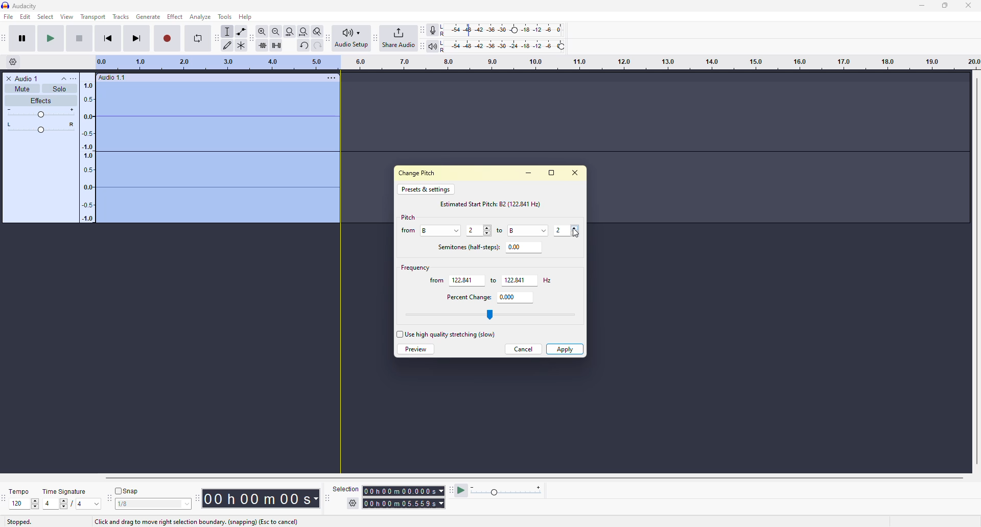 This screenshot has height=527, width=981. I want to click on scroll bar, so click(522, 477).